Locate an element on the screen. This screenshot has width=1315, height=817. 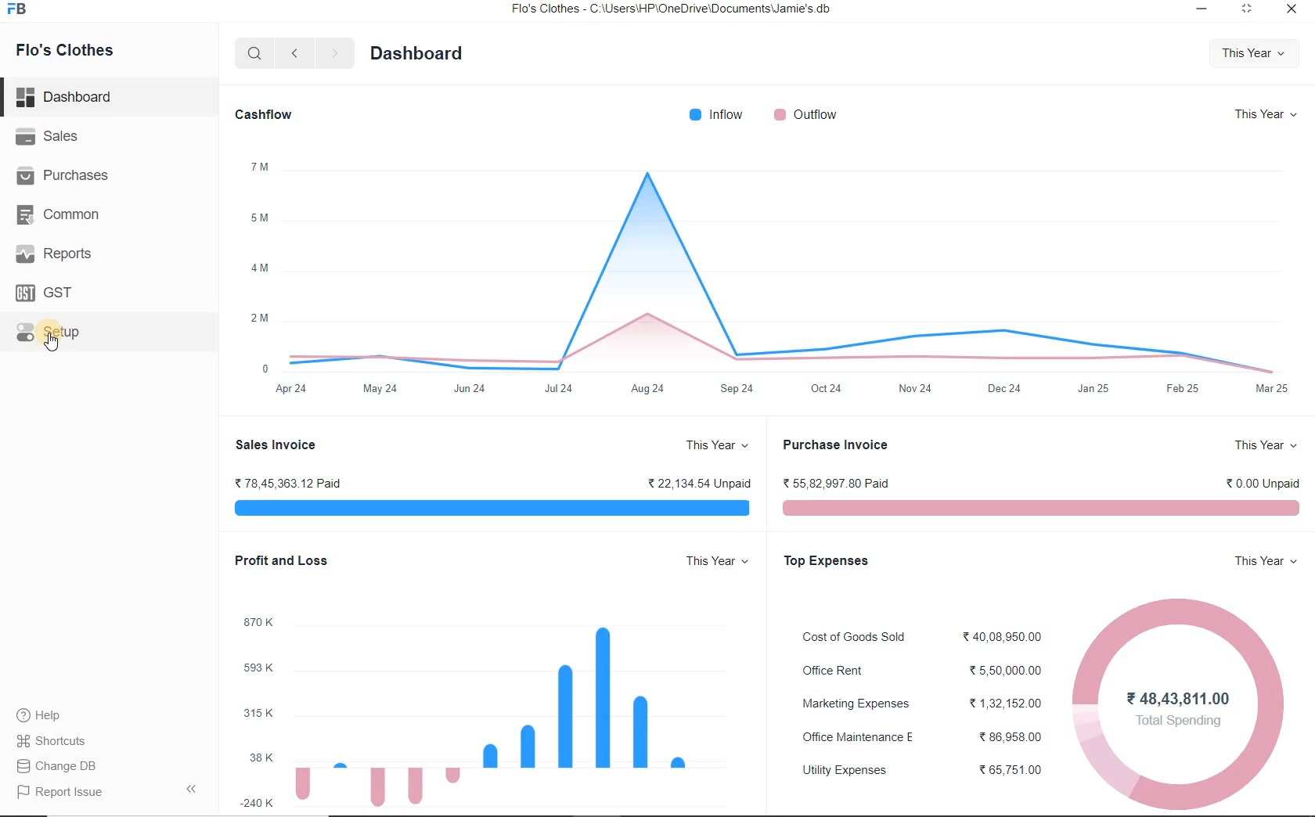
Office Maintenance E is located at coordinates (859, 736).